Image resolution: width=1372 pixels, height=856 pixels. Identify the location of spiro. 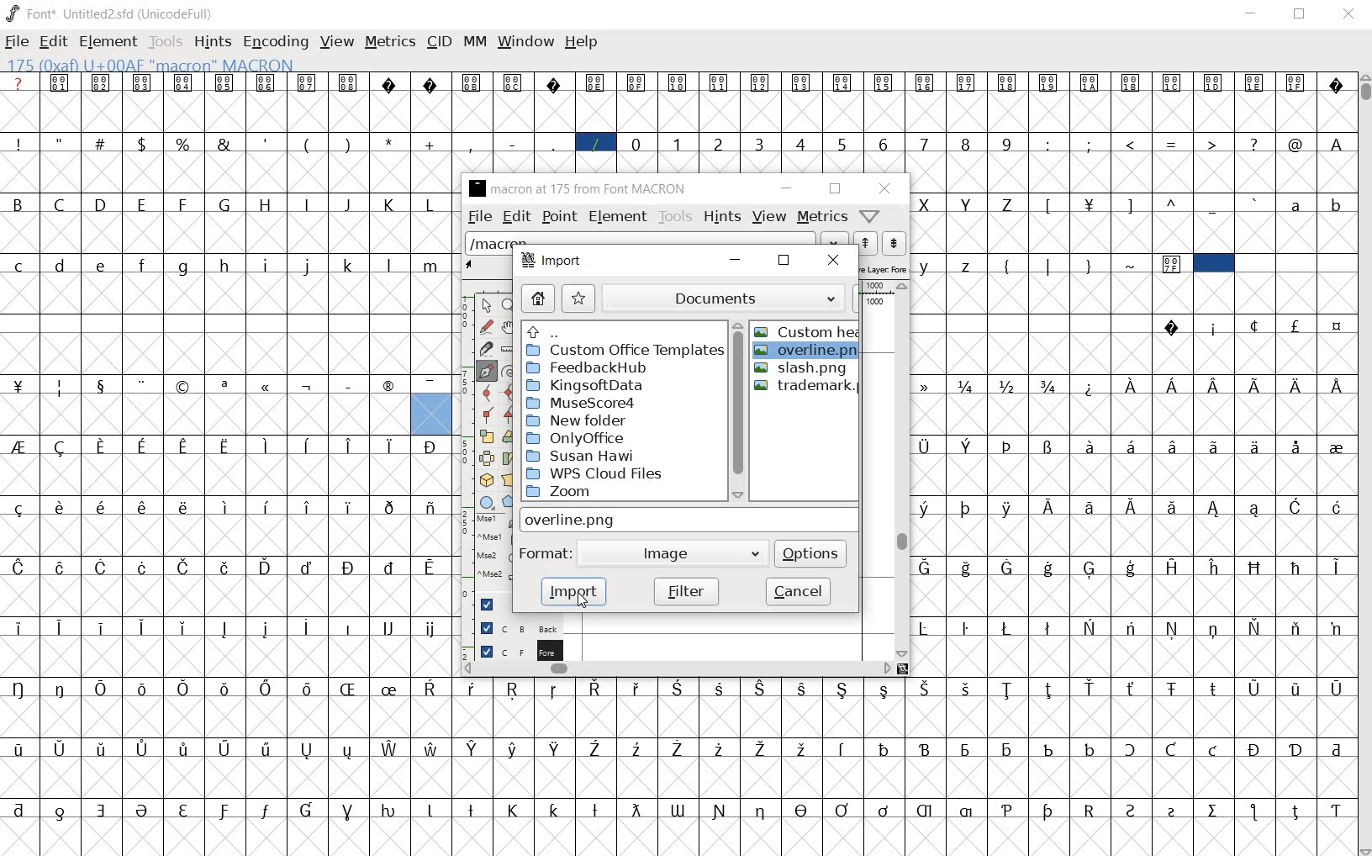
(507, 369).